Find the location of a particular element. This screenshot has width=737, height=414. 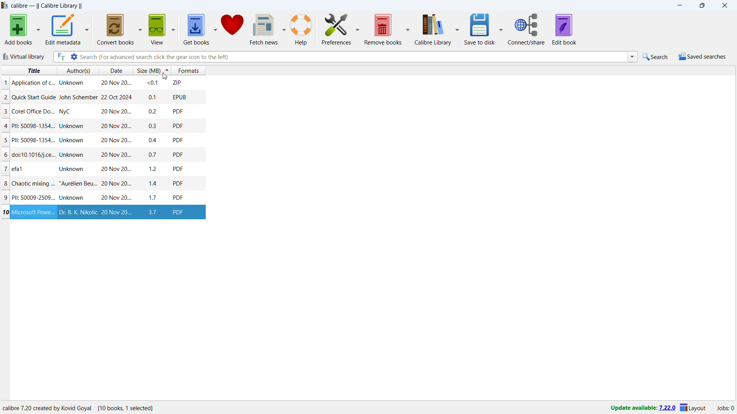

close is located at coordinates (725, 6).